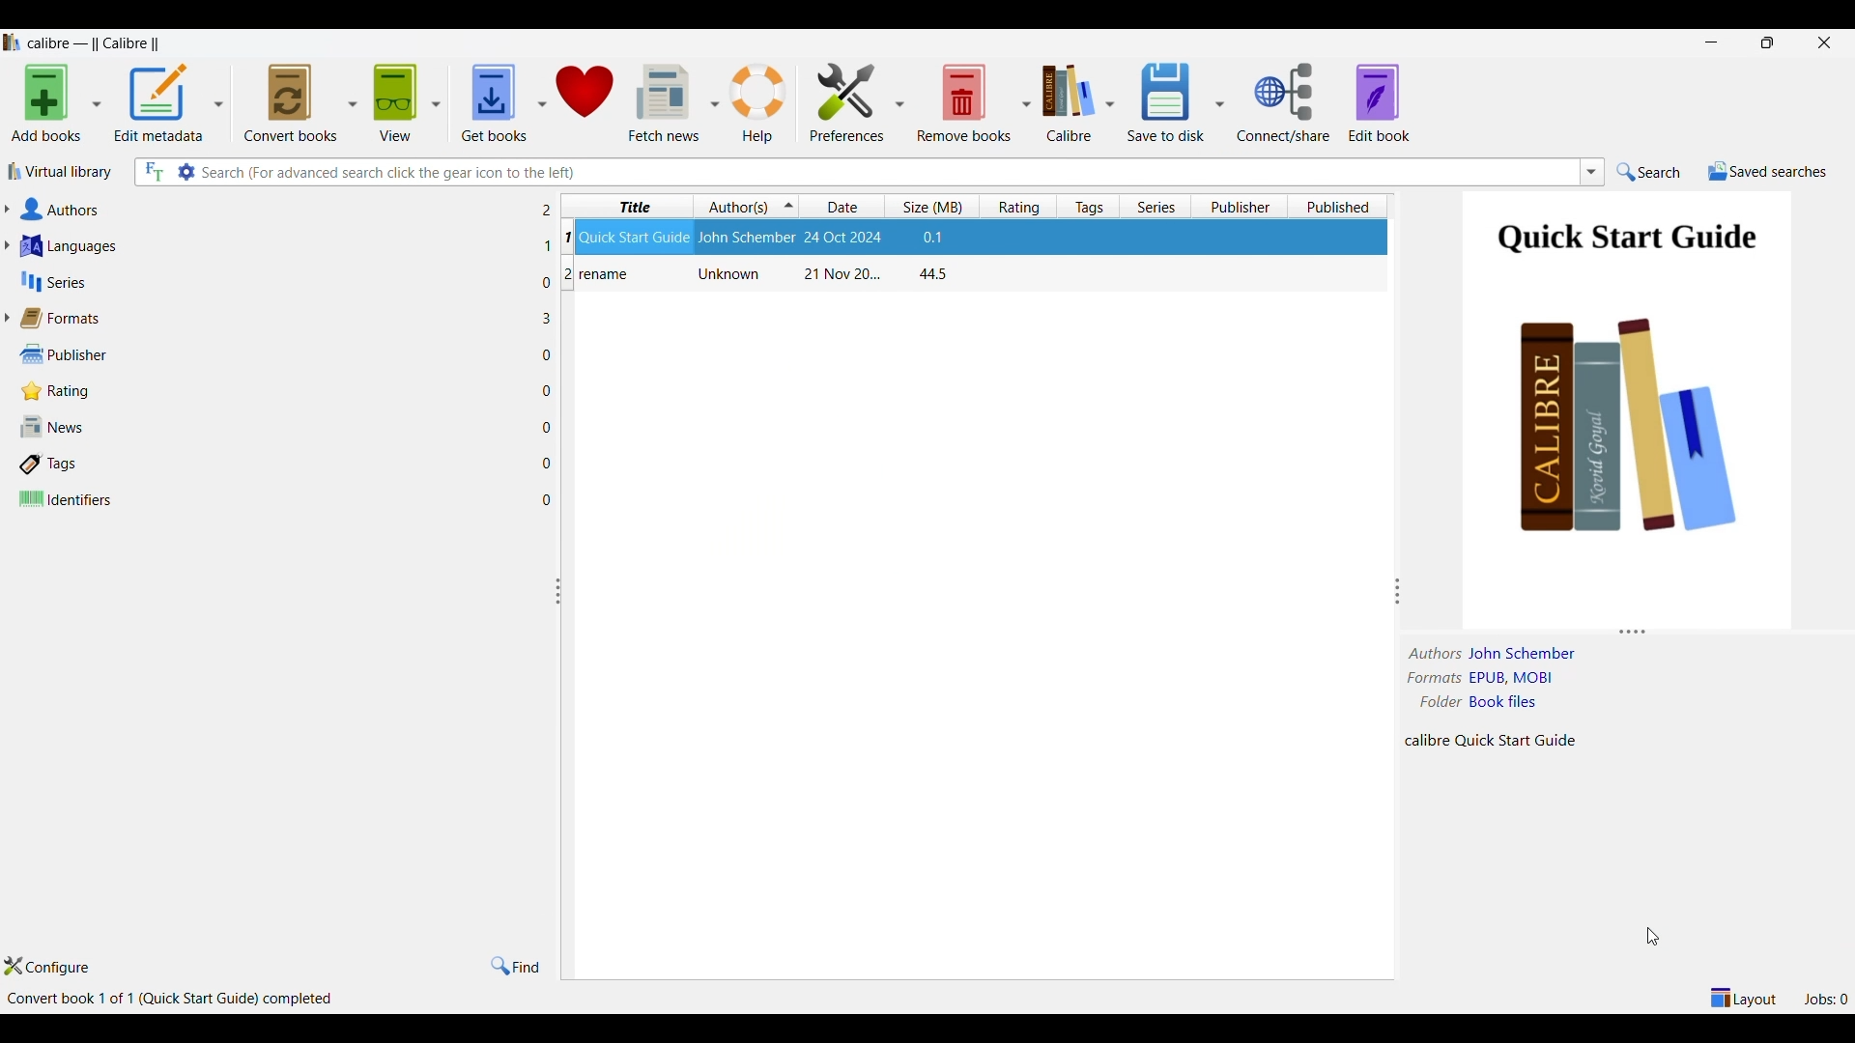 The image size is (1855, 1043). What do you see at coordinates (842, 207) in the screenshot?
I see `Date column` at bounding box center [842, 207].